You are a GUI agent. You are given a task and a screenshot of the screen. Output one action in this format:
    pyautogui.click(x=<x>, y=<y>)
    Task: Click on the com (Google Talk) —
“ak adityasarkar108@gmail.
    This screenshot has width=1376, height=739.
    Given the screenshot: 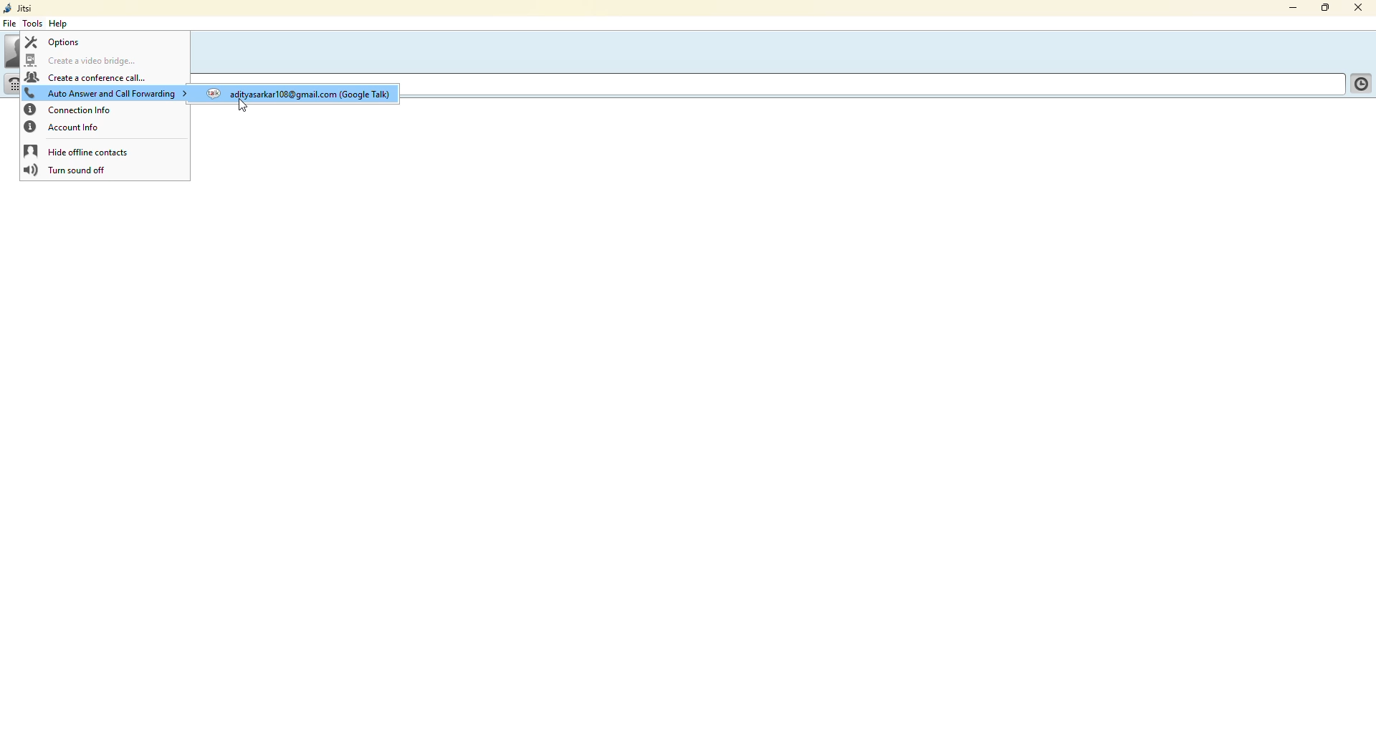 What is the action you would take?
    pyautogui.click(x=316, y=97)
    